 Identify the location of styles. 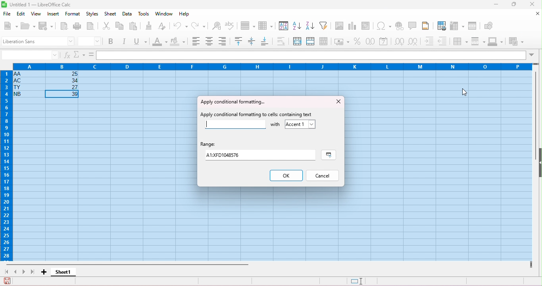
(94, 15).